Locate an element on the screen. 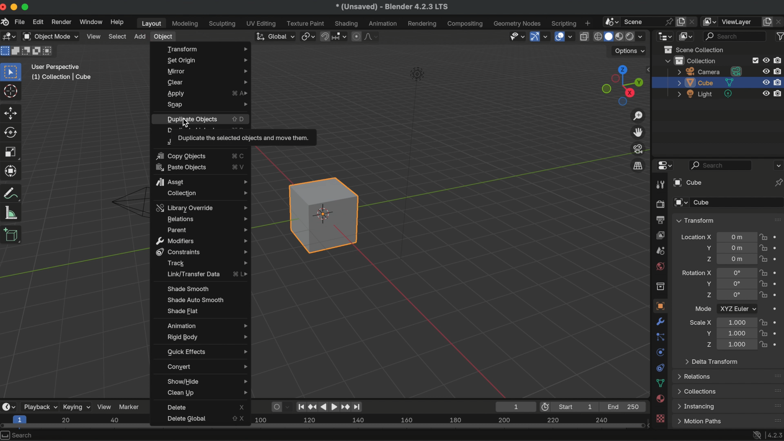 This screenshot has width=784, height=441. browse object to be linked is located at coordinates (681, 203).